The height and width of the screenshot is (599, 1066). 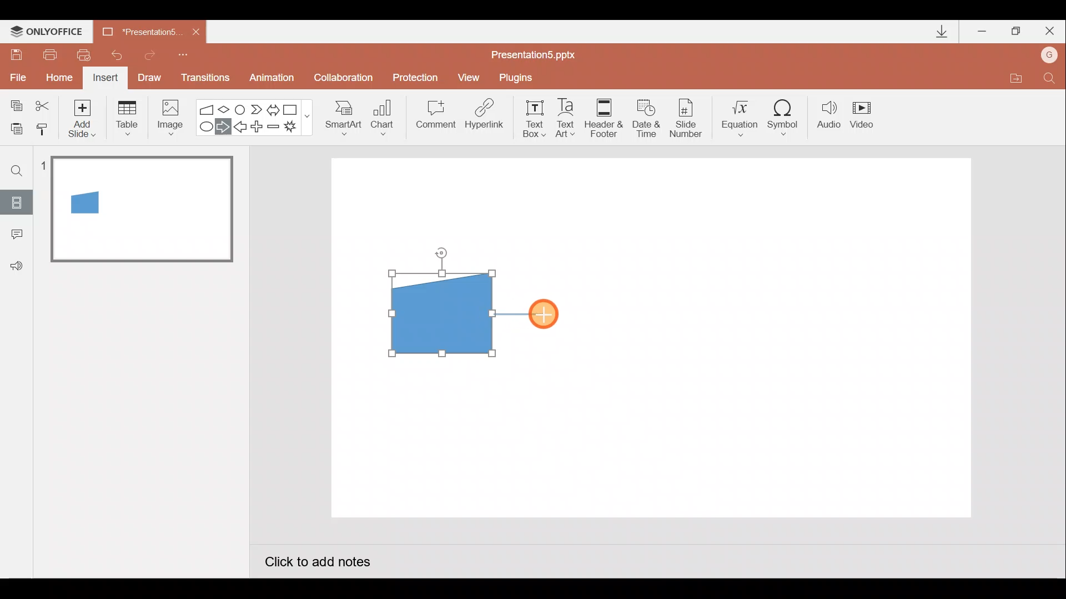 I want to click on Close, so click(x=1050, y=33).